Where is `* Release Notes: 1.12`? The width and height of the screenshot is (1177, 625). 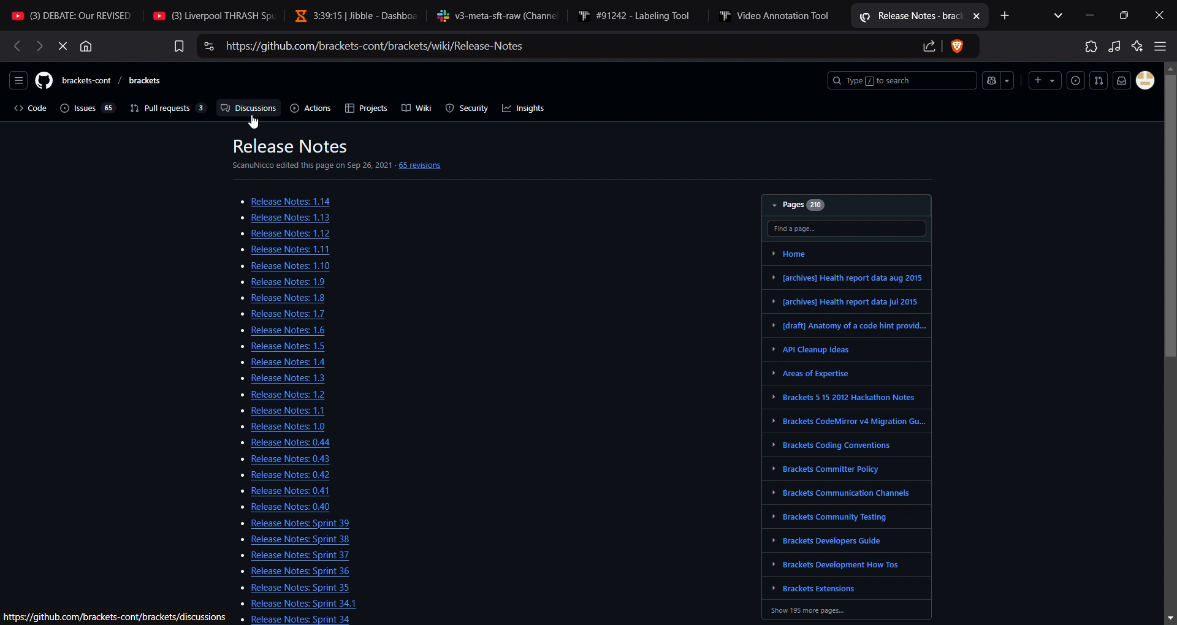
* Release Notes: 1.12 is located at coordinates (270, 234).